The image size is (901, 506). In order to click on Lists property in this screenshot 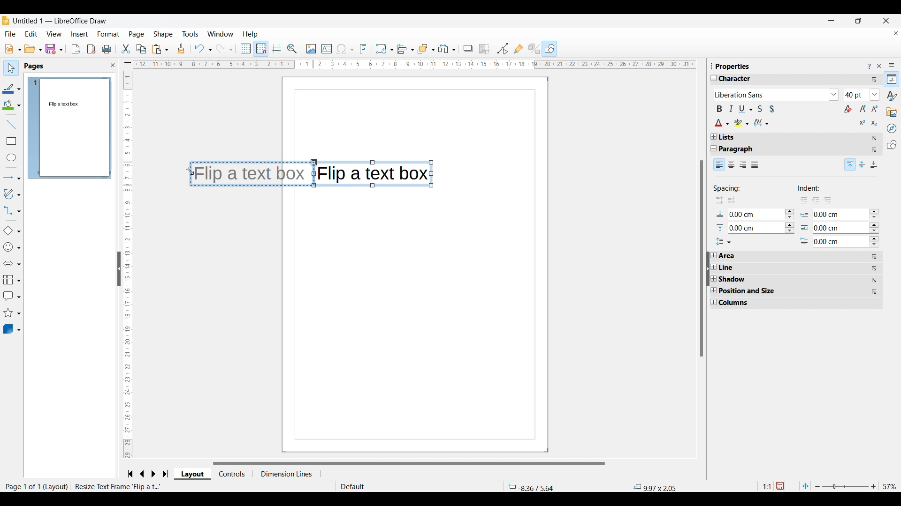, I will do `click(727, 137)`.